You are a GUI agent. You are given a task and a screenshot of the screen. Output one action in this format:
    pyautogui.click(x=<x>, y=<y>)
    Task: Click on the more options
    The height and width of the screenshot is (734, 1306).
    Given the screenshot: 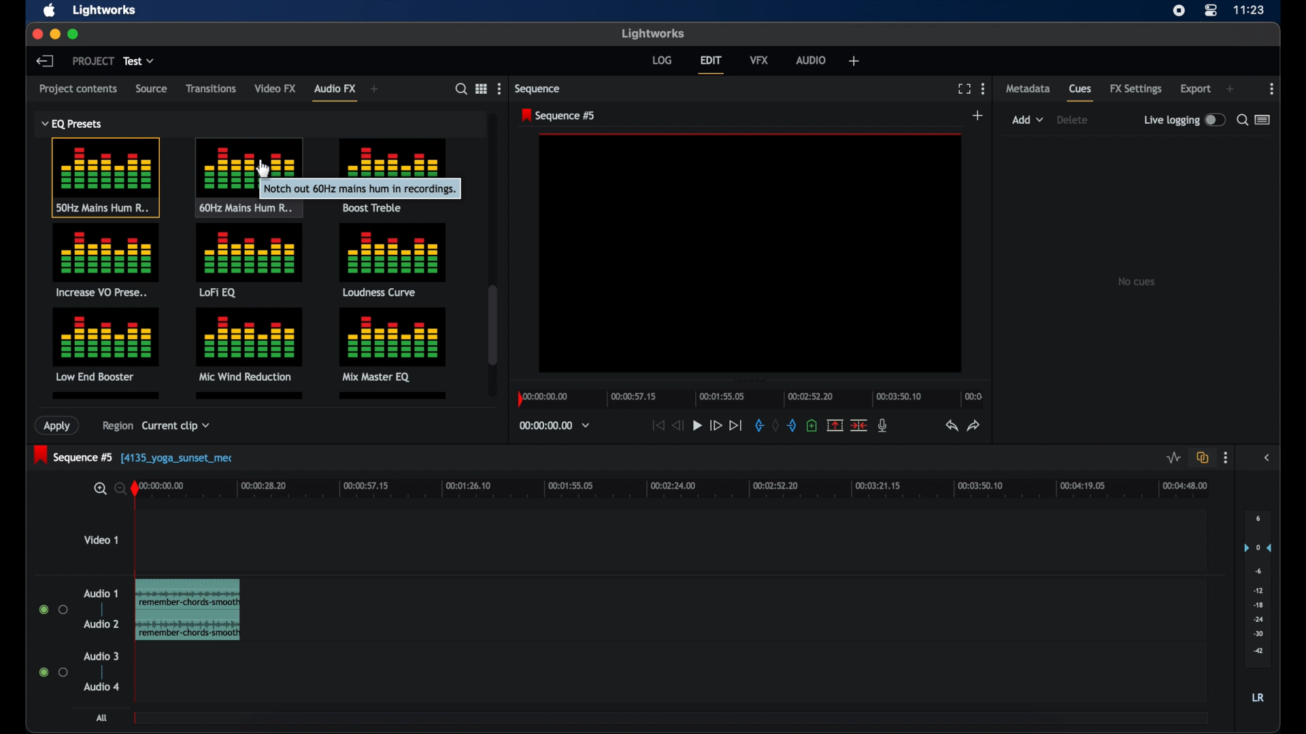 What is the action you would take?
    pyautogui.click(x=1272, y=89)
    